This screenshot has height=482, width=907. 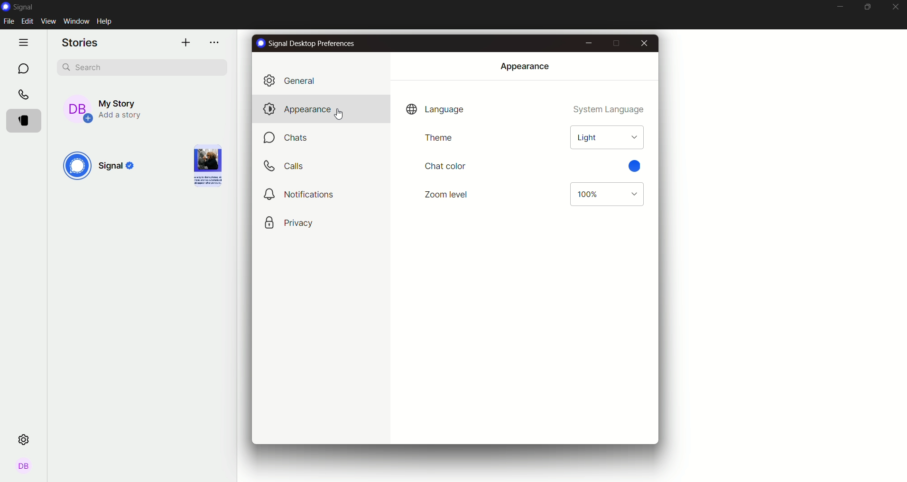 What do you see at coordinates (24, 95) in the screenshot?
I see `calls` at bounding box center [24, 95].